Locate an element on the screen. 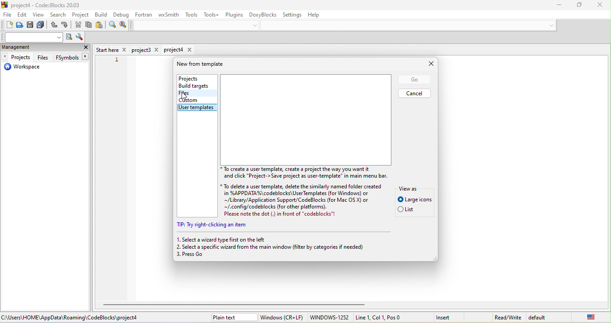  run search is located at coordinates (69, 38).